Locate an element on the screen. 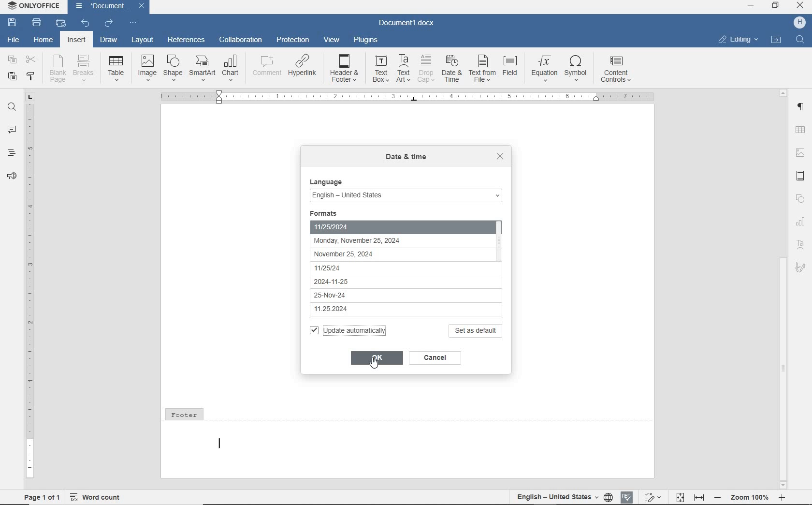  Page 1 of 1 is located at coordinates (38, 497).